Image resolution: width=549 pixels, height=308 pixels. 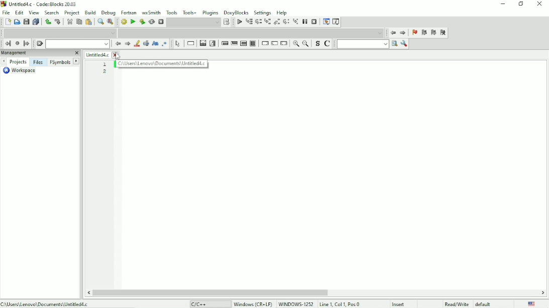 I want to click on save, so click(x=26, y=22).